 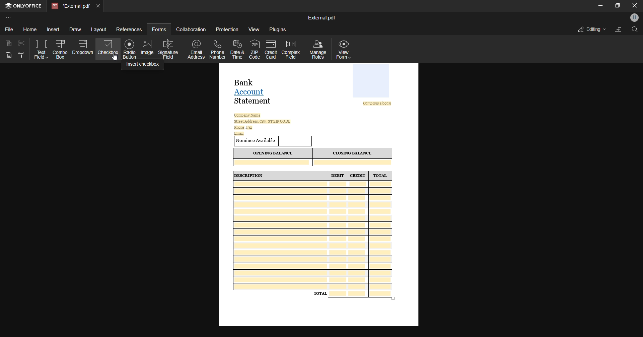 I want to click on text box, so click(x=40, y=50).